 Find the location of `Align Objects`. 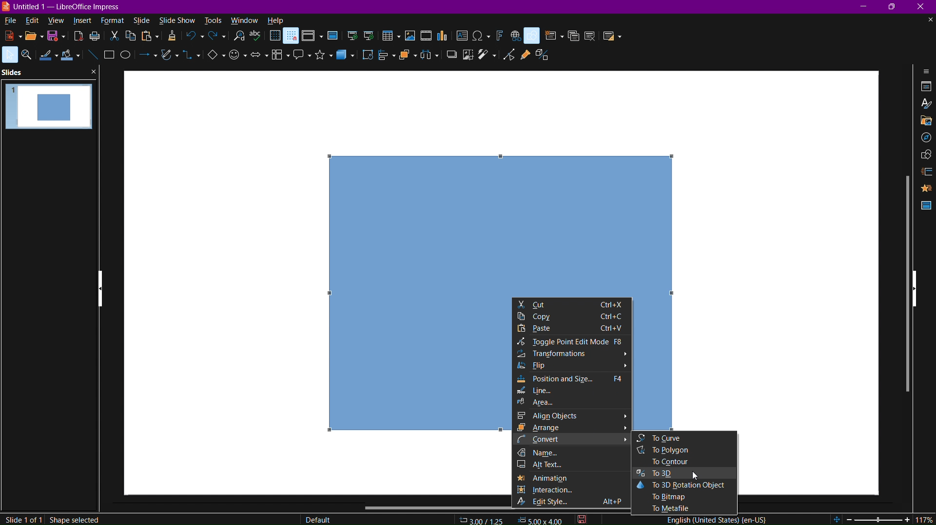

Align Objects is located at coordinates (571, 417).